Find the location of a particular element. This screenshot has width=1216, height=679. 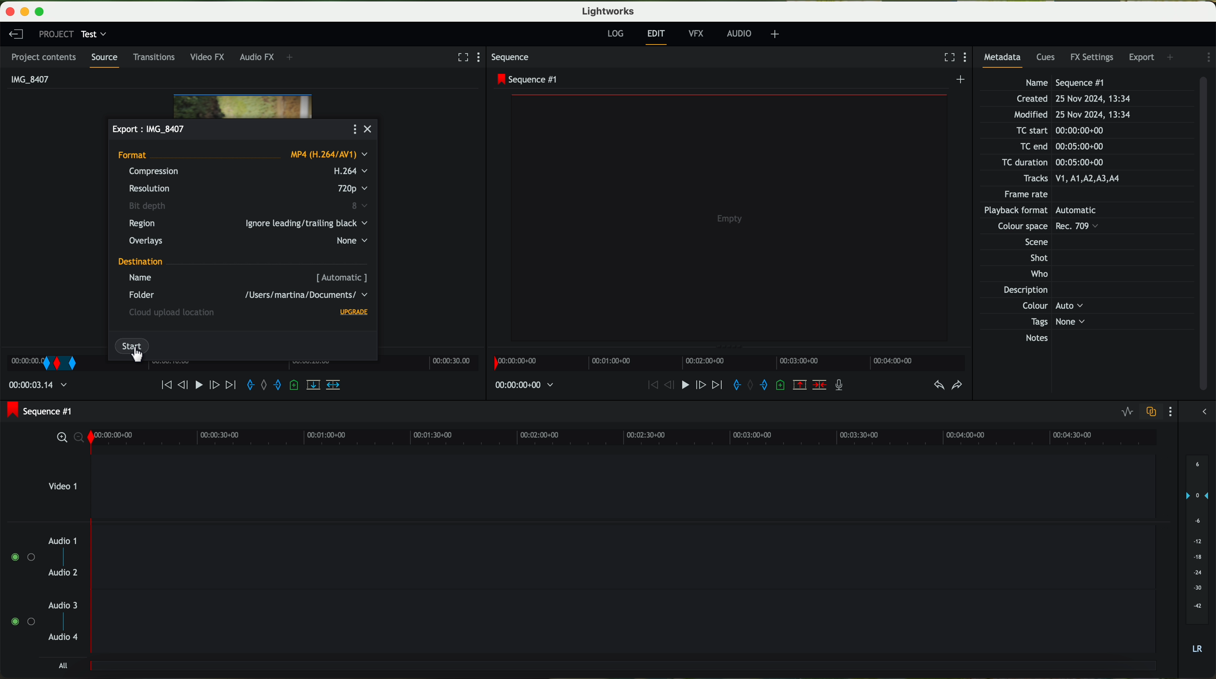

sequence is located at coordinates (514, 59).